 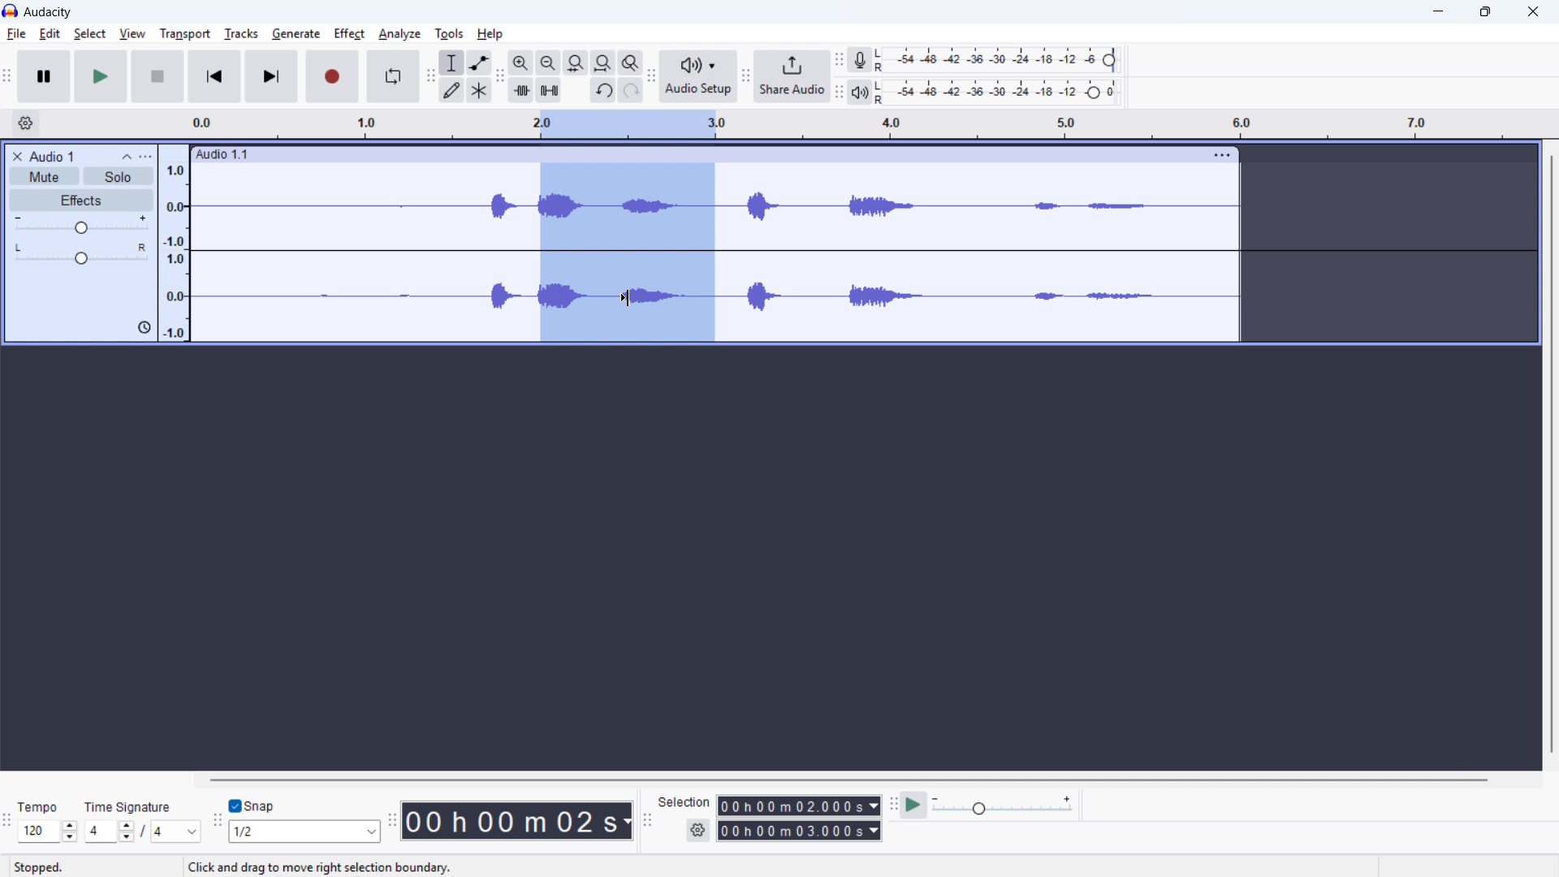 I want to click on Skip to start, so click(x=214, y=77).